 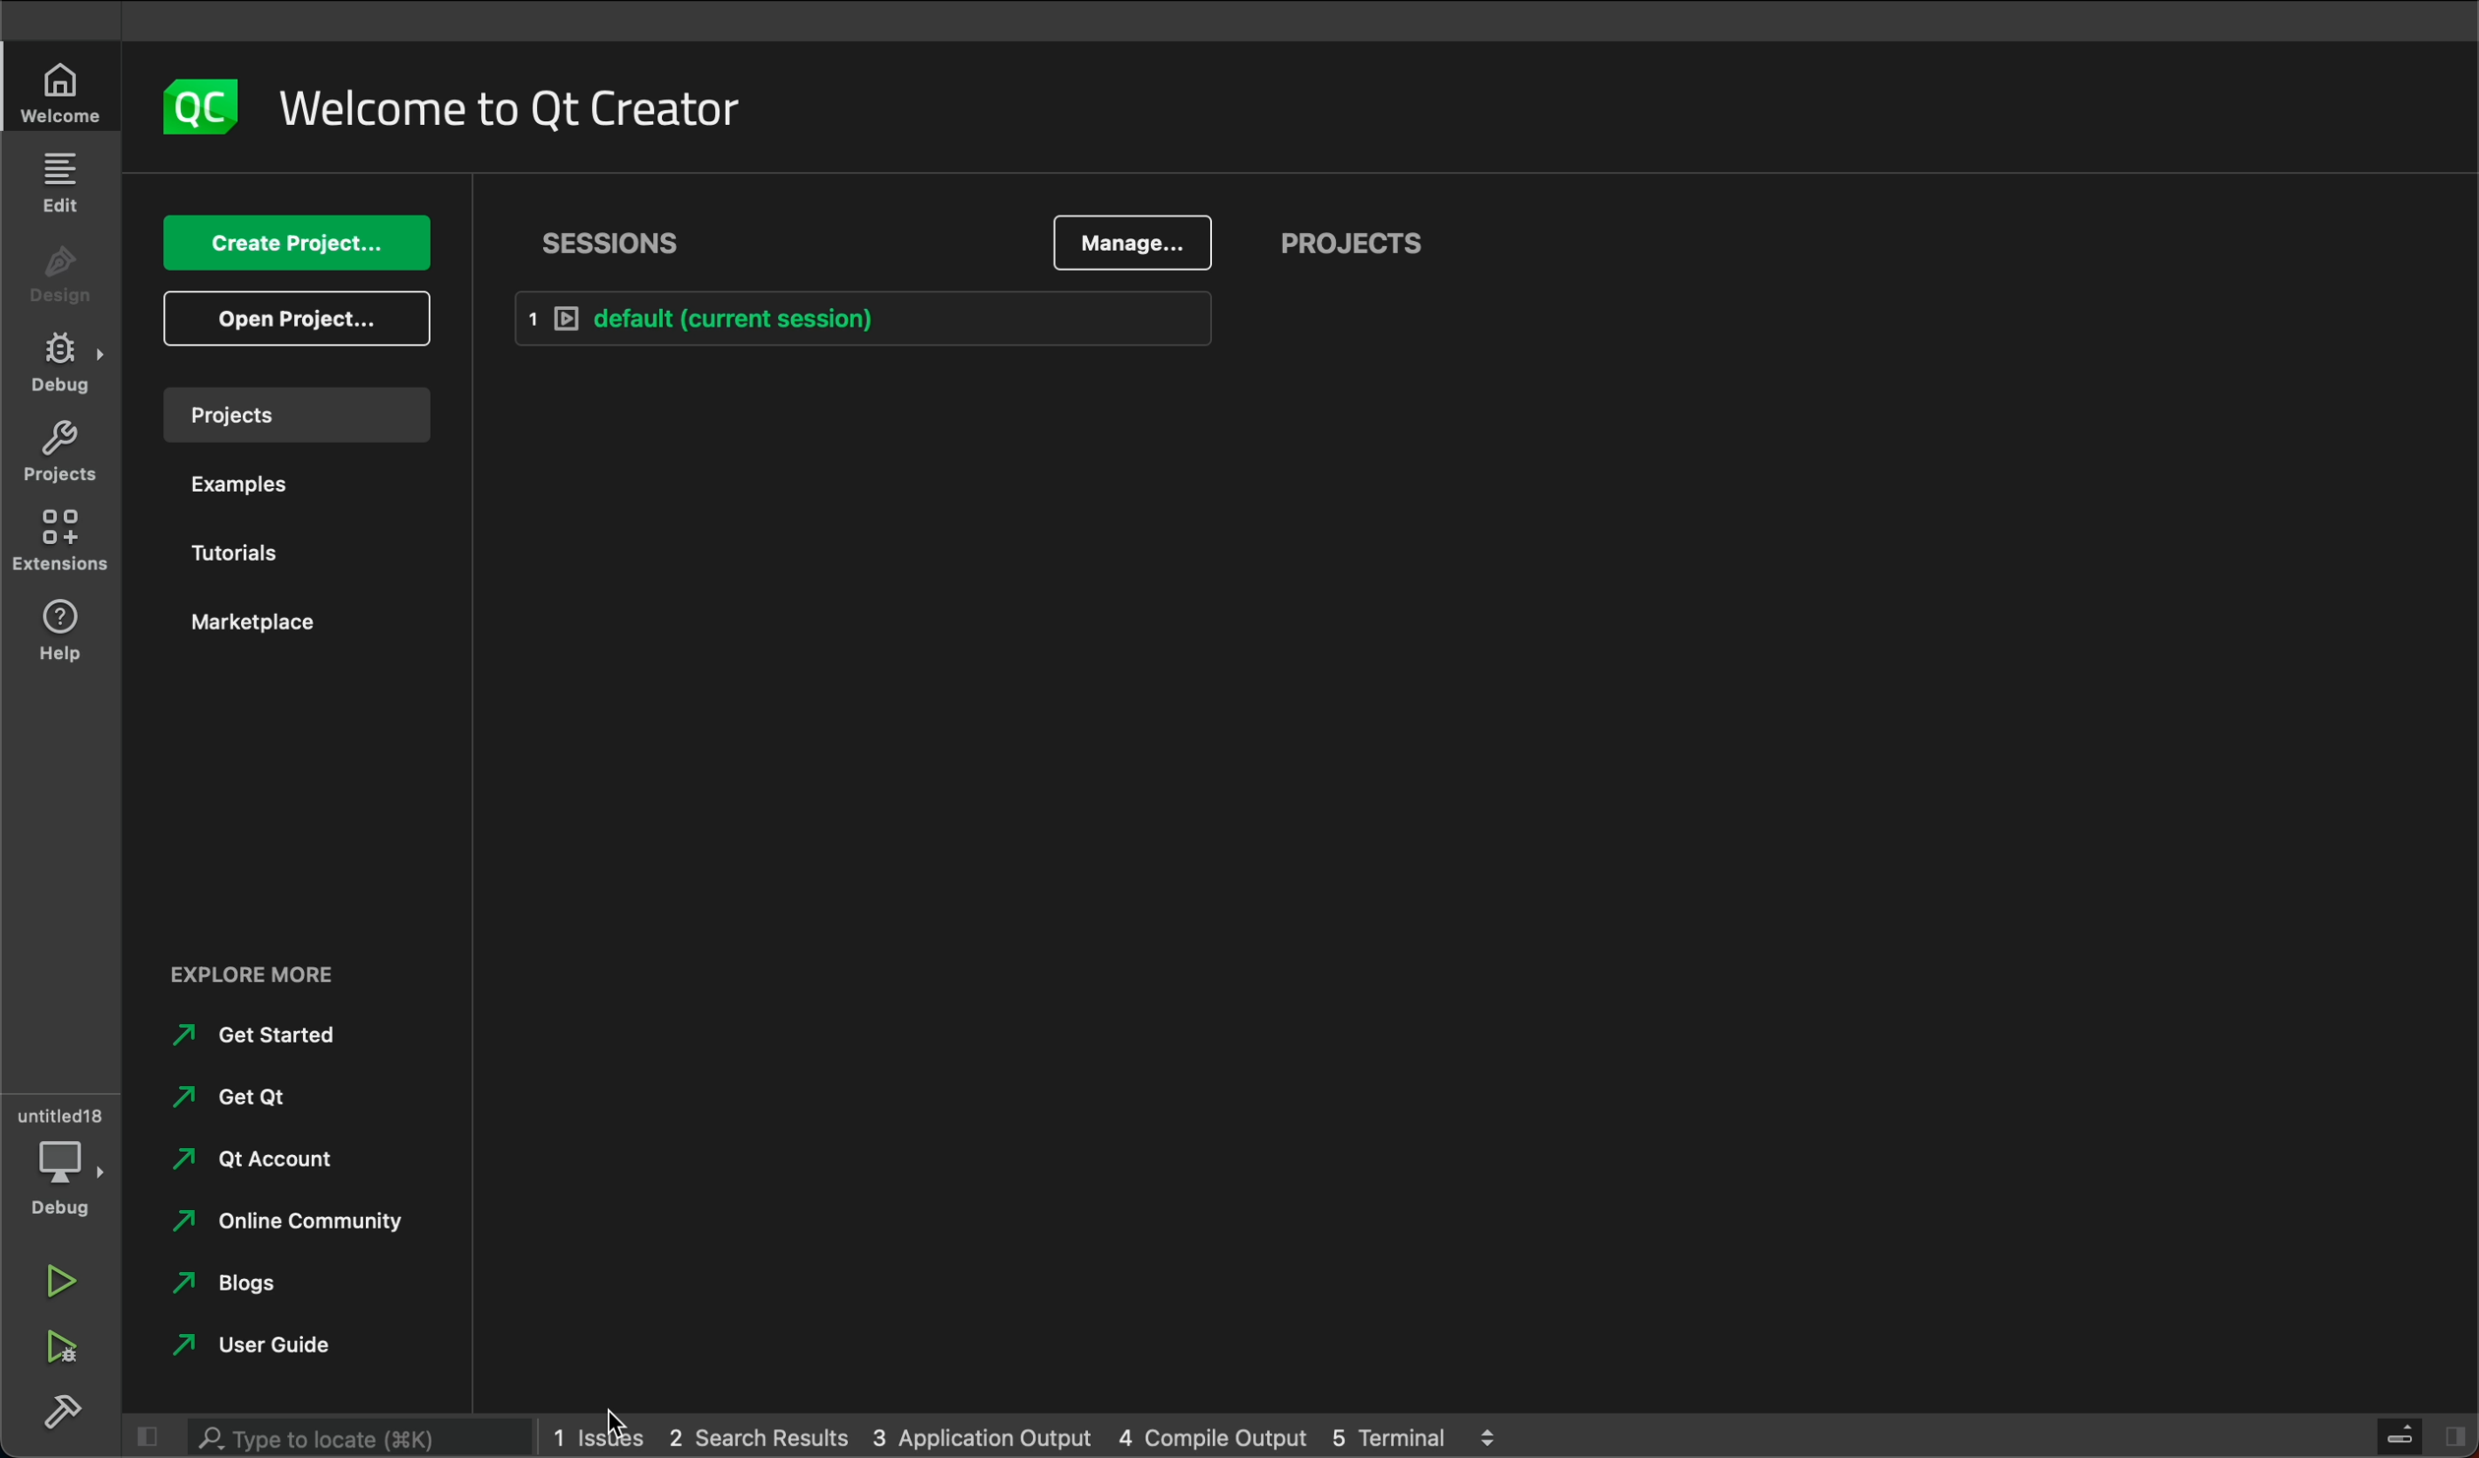 What do you see at coordinates (239, 1284) in the screenshot?
I see `blogs` at bounding box center [239, 1284].